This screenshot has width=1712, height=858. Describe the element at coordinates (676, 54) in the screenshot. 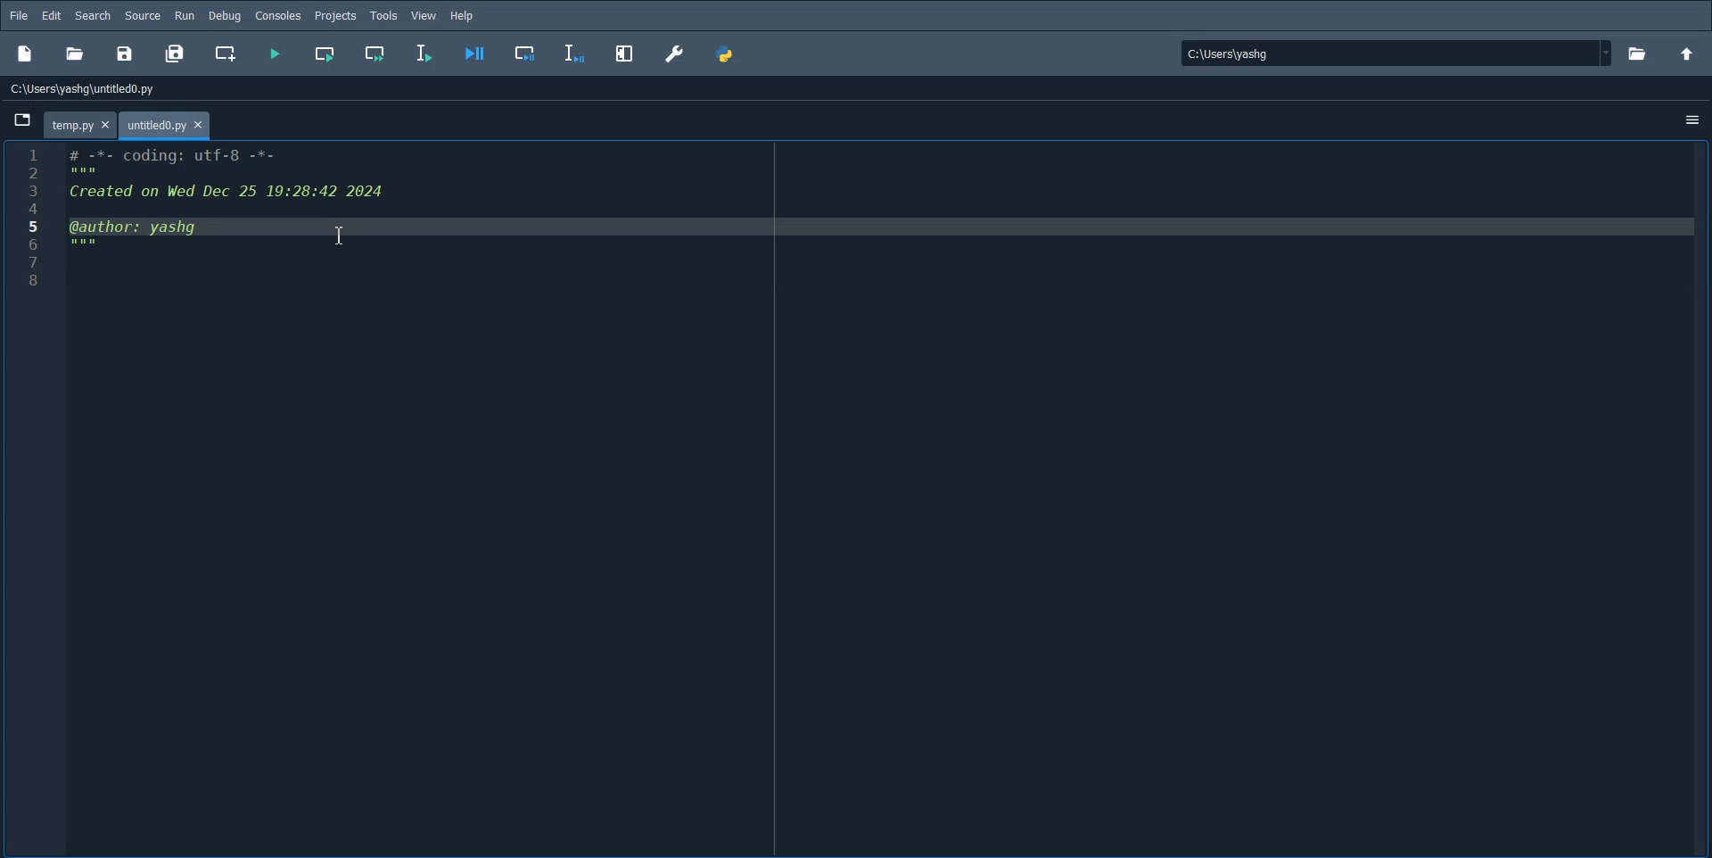

I see `Preferences` at that location.